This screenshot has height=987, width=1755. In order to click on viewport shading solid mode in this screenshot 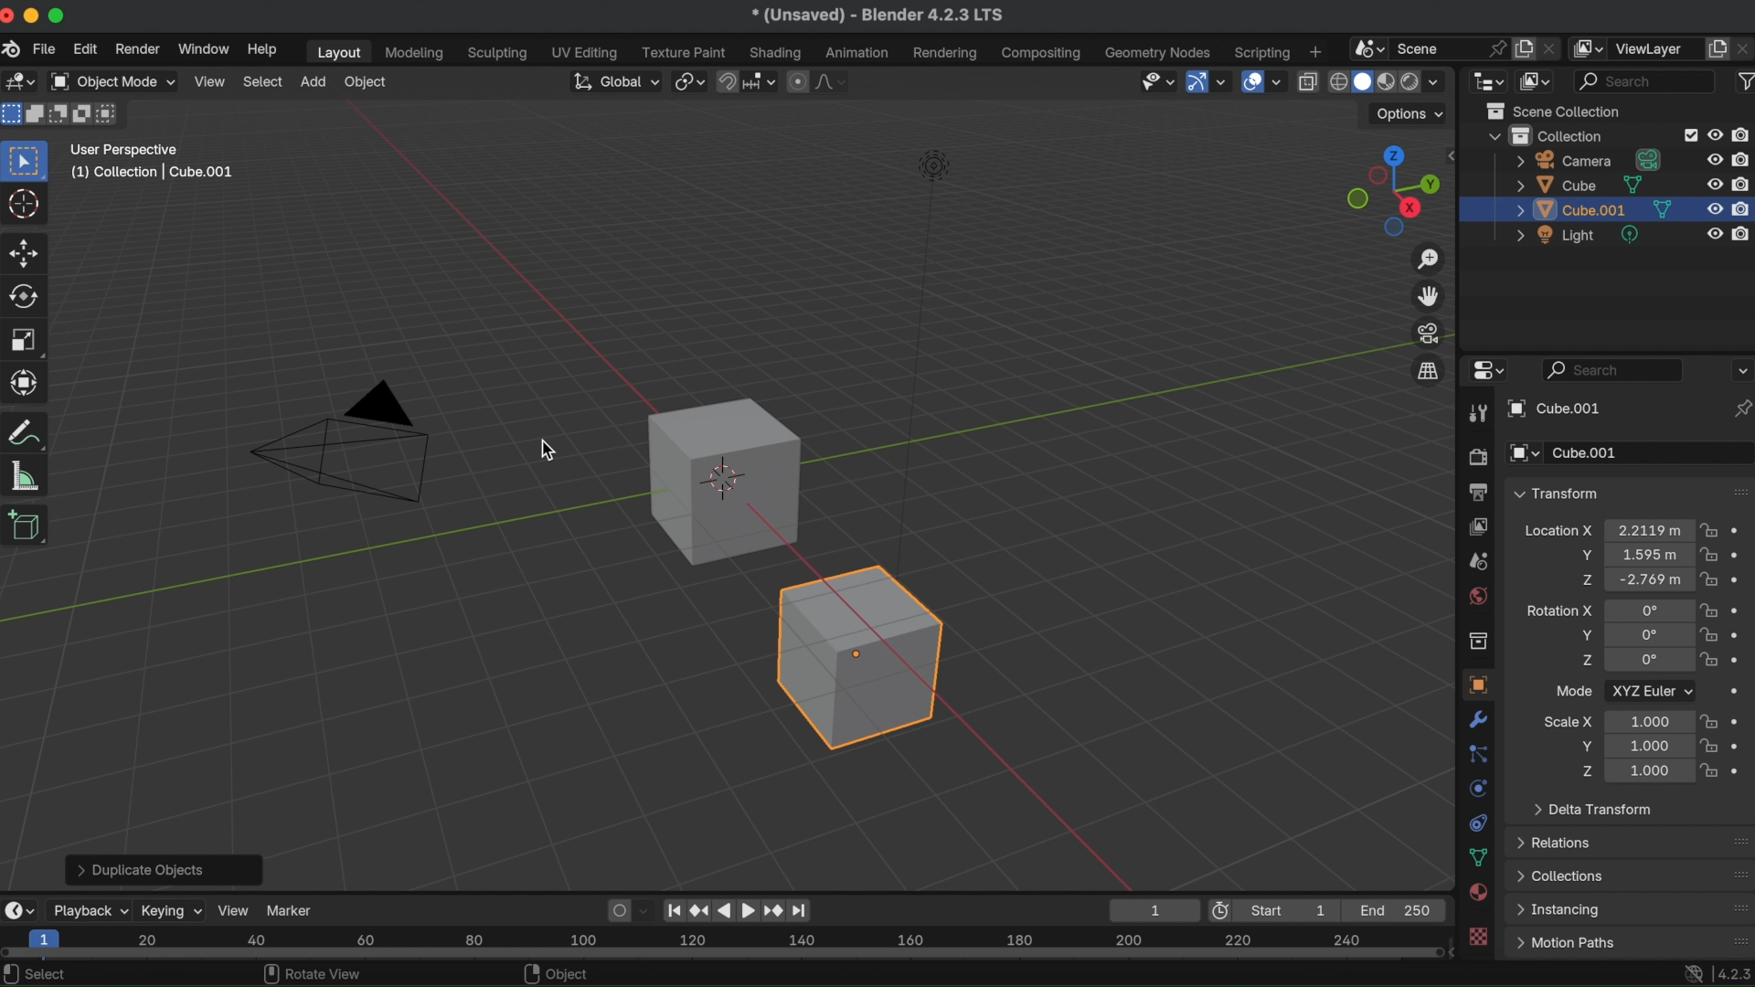, I will do `click(1362, 80)`.